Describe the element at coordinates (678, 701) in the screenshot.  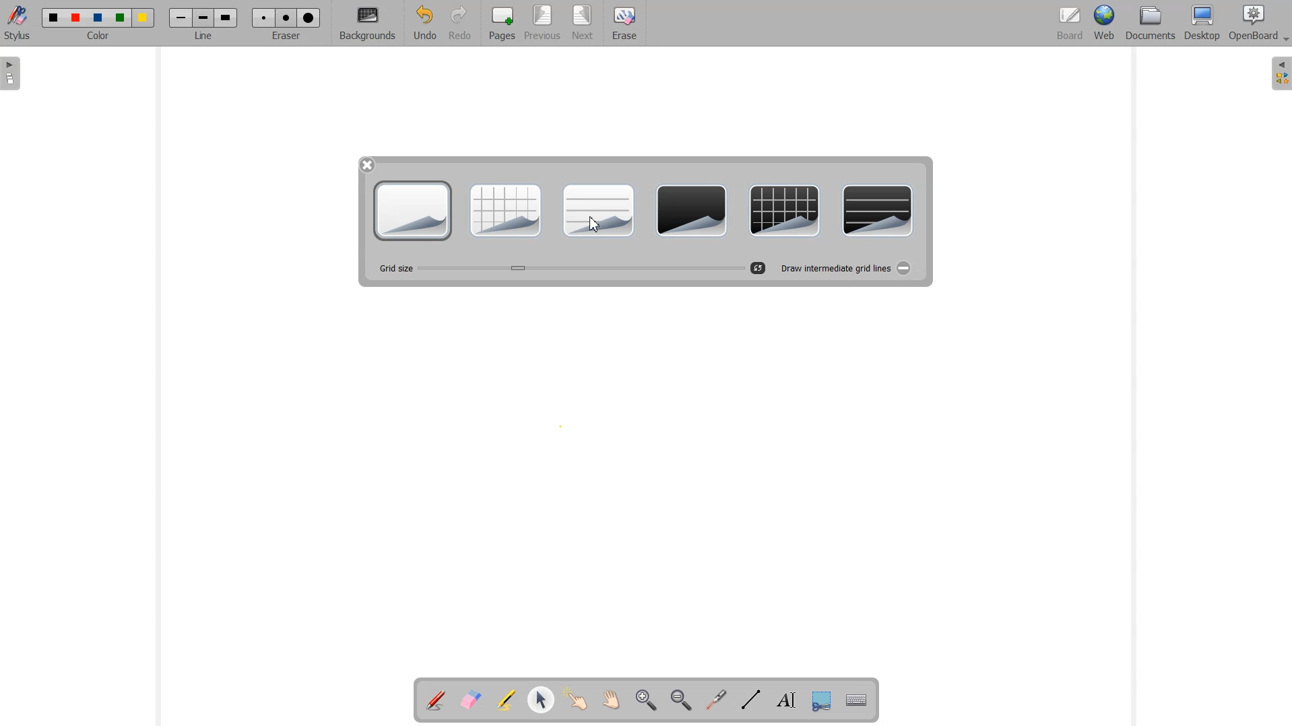
I see `Zoom Out` at that location.